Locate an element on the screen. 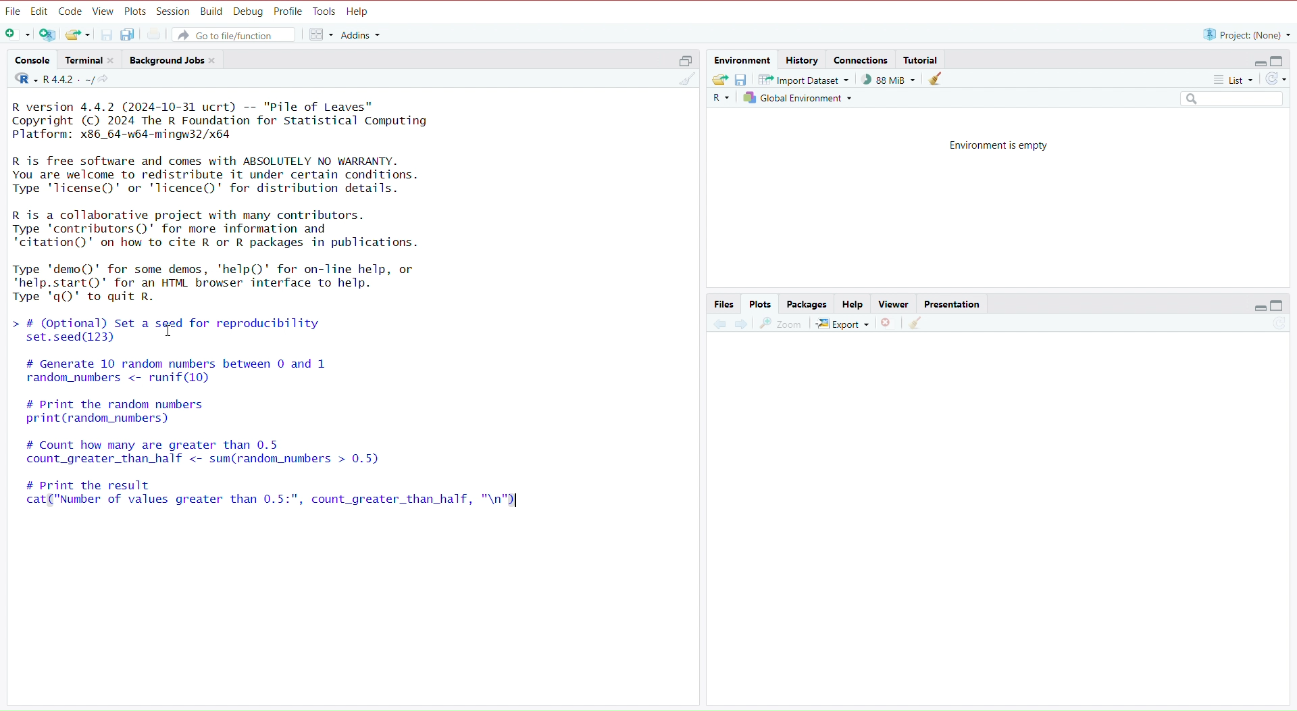 The image size is (1297, 711). Addins is located at coordinates (360, 36).